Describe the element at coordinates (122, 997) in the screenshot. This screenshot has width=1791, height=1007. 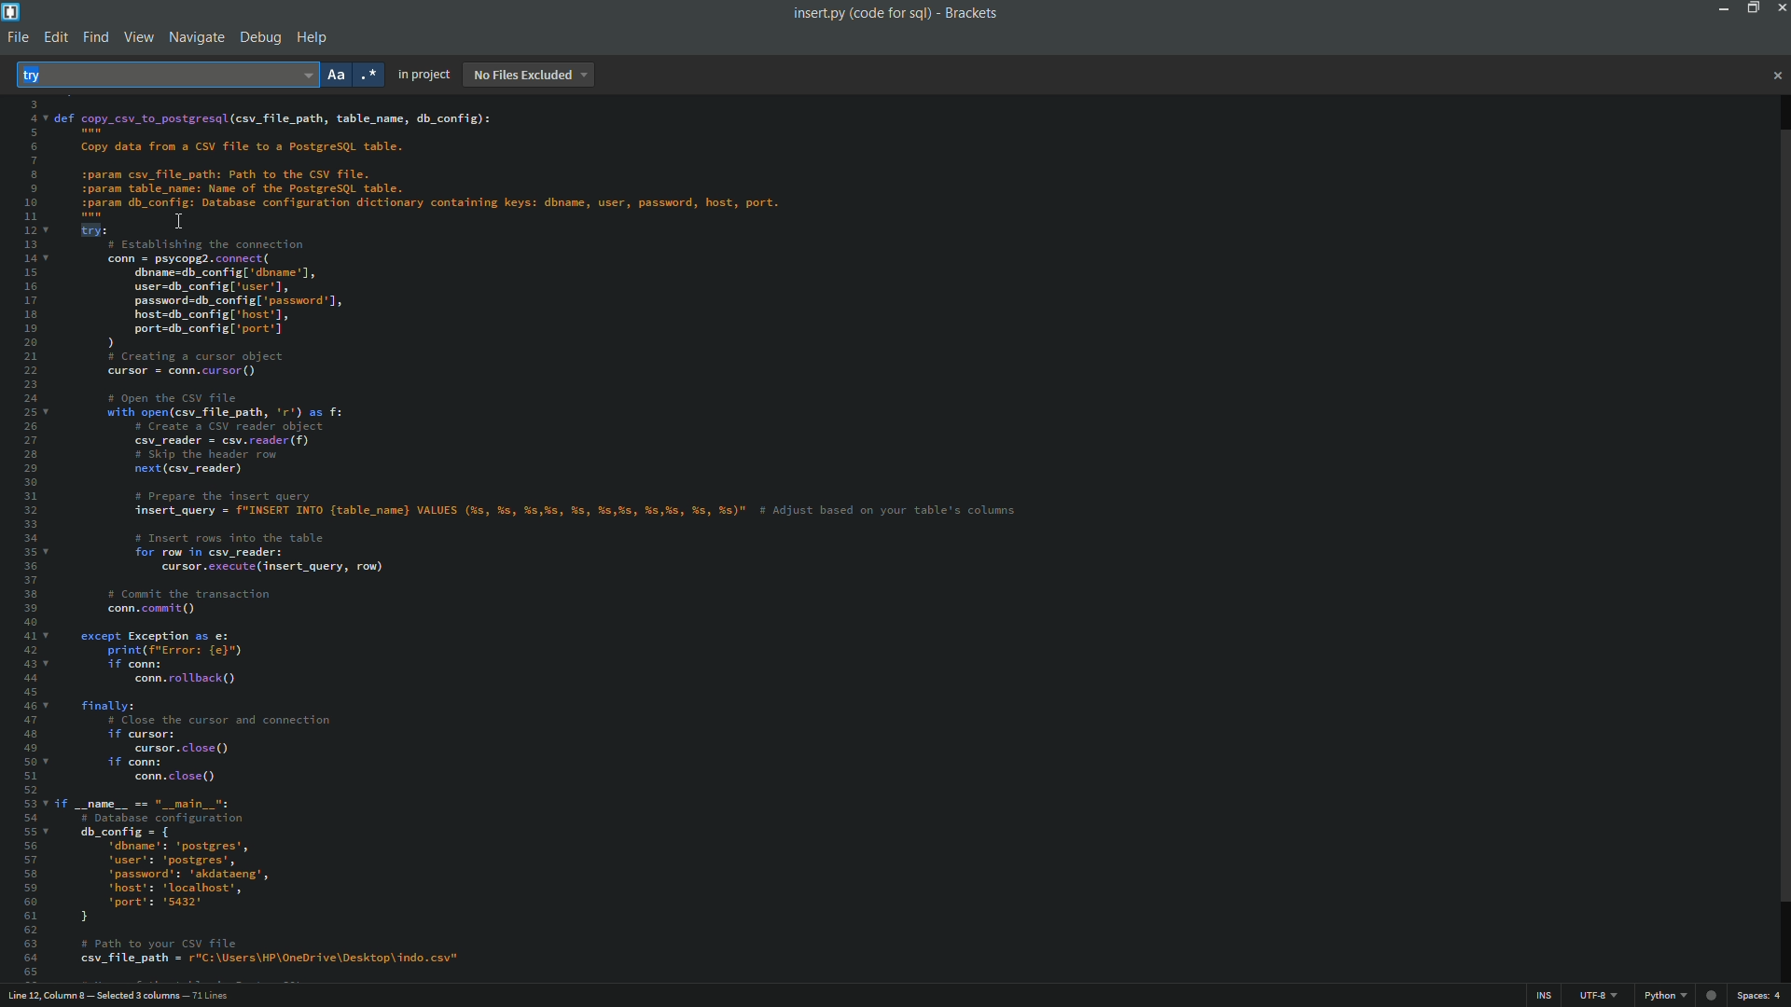
I see `cursor position` at that location.